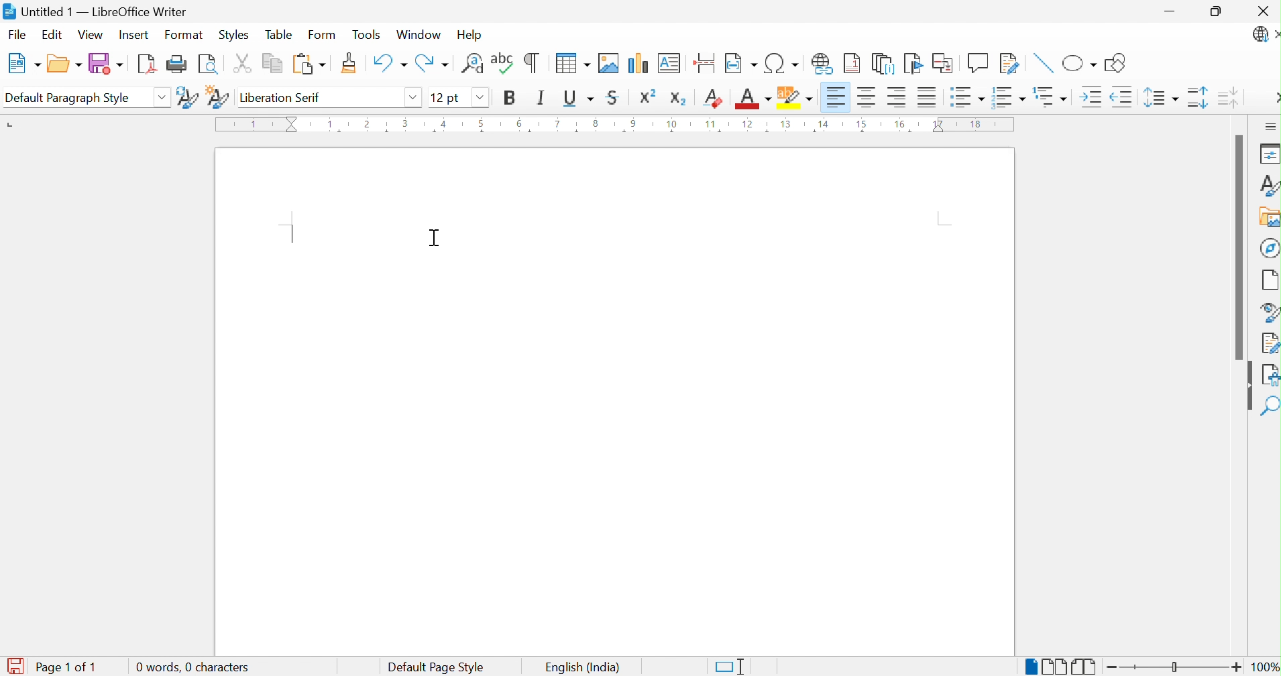 The height and width of the screenshot is (676, 1281). What do you see at coordinates (1010, 62) in the screenshot?
I see `Show Track Changes Functions` at bounding box center [1010, 62].